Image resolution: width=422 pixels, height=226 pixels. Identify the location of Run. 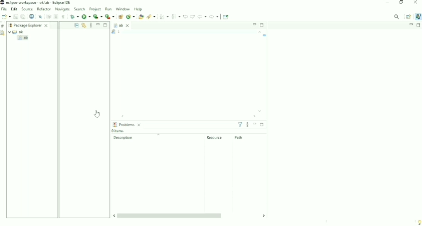
(108, 9).